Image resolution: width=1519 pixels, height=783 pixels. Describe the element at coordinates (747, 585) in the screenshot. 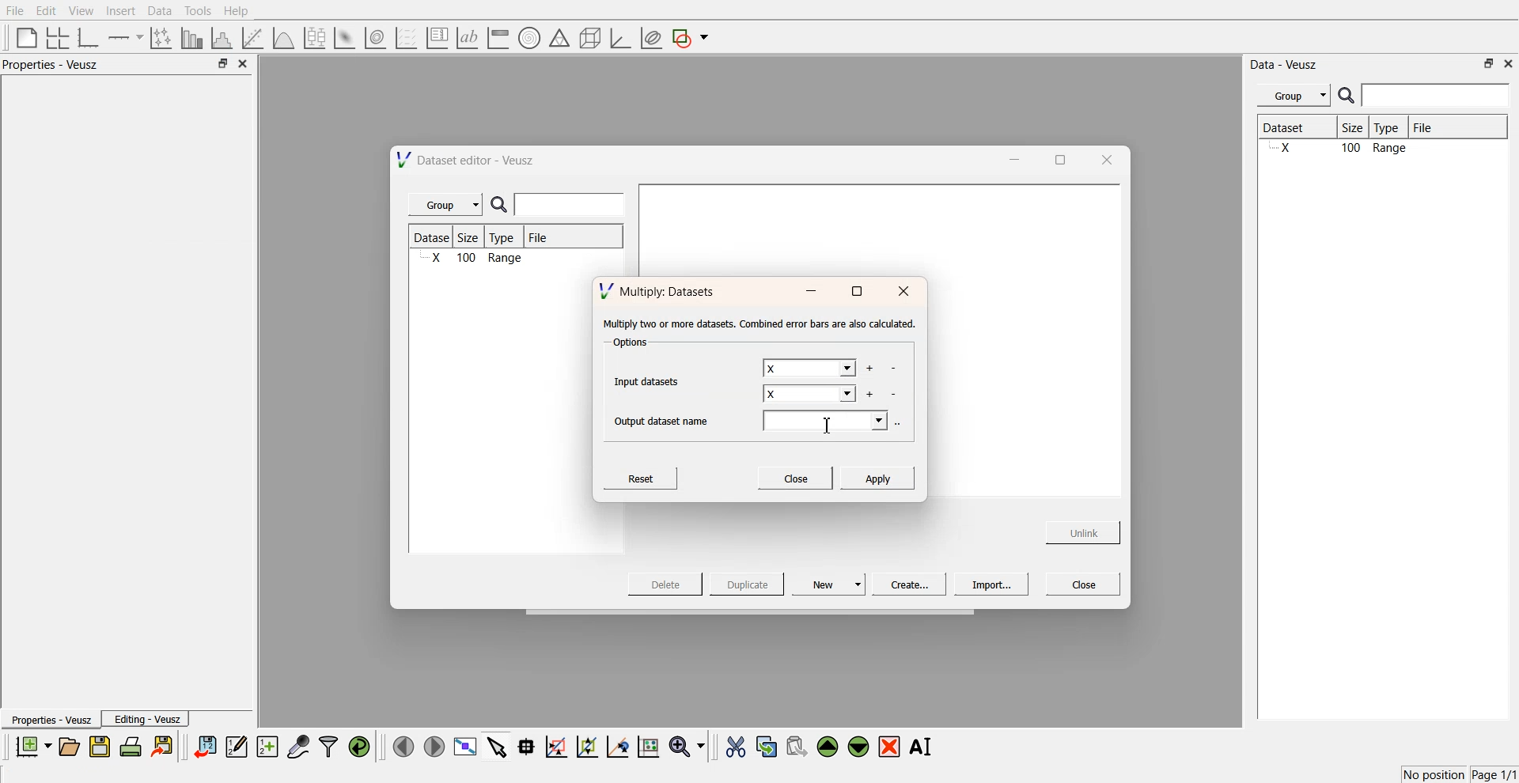

I see `Duplicate` at that location.